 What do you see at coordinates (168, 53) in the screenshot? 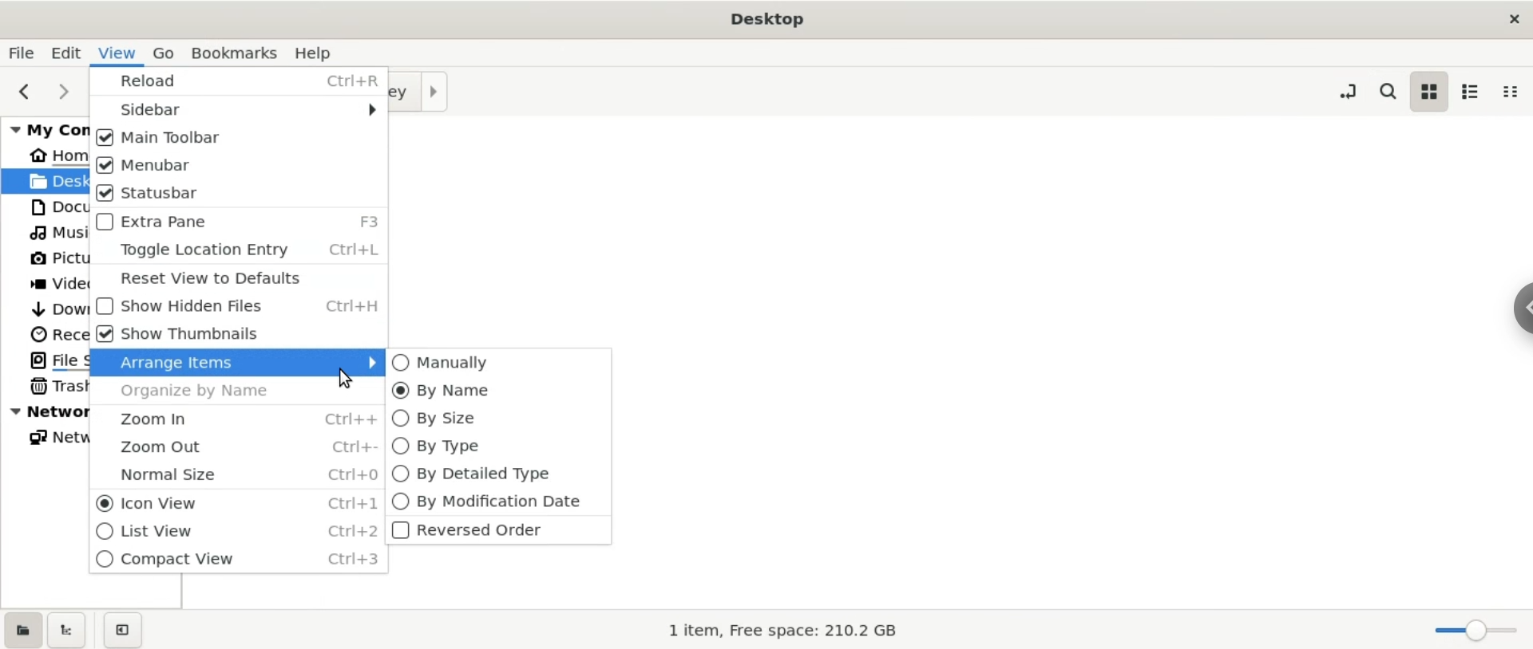
I see `go ` at bounding box center [168, 53].